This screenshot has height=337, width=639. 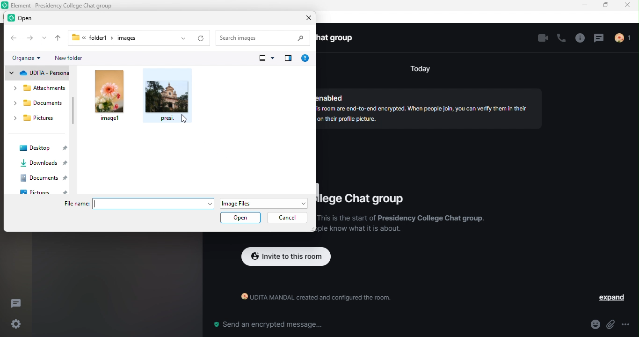 What do you see at coordinates (286, 257) in the screenshot?
I see `invited to this room` at bounding box center [286, 257].